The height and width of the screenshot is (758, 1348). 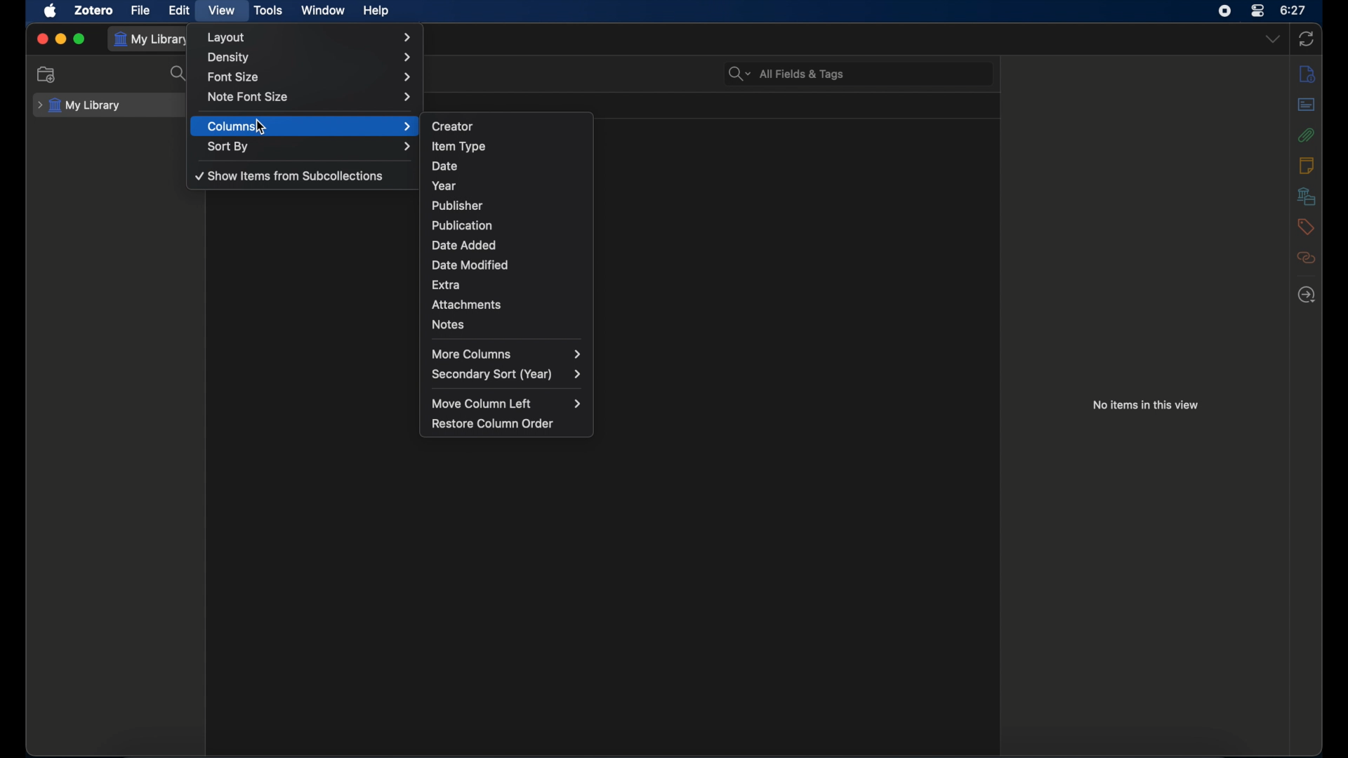 I want to click on maximize, so click(x=79, y=39).